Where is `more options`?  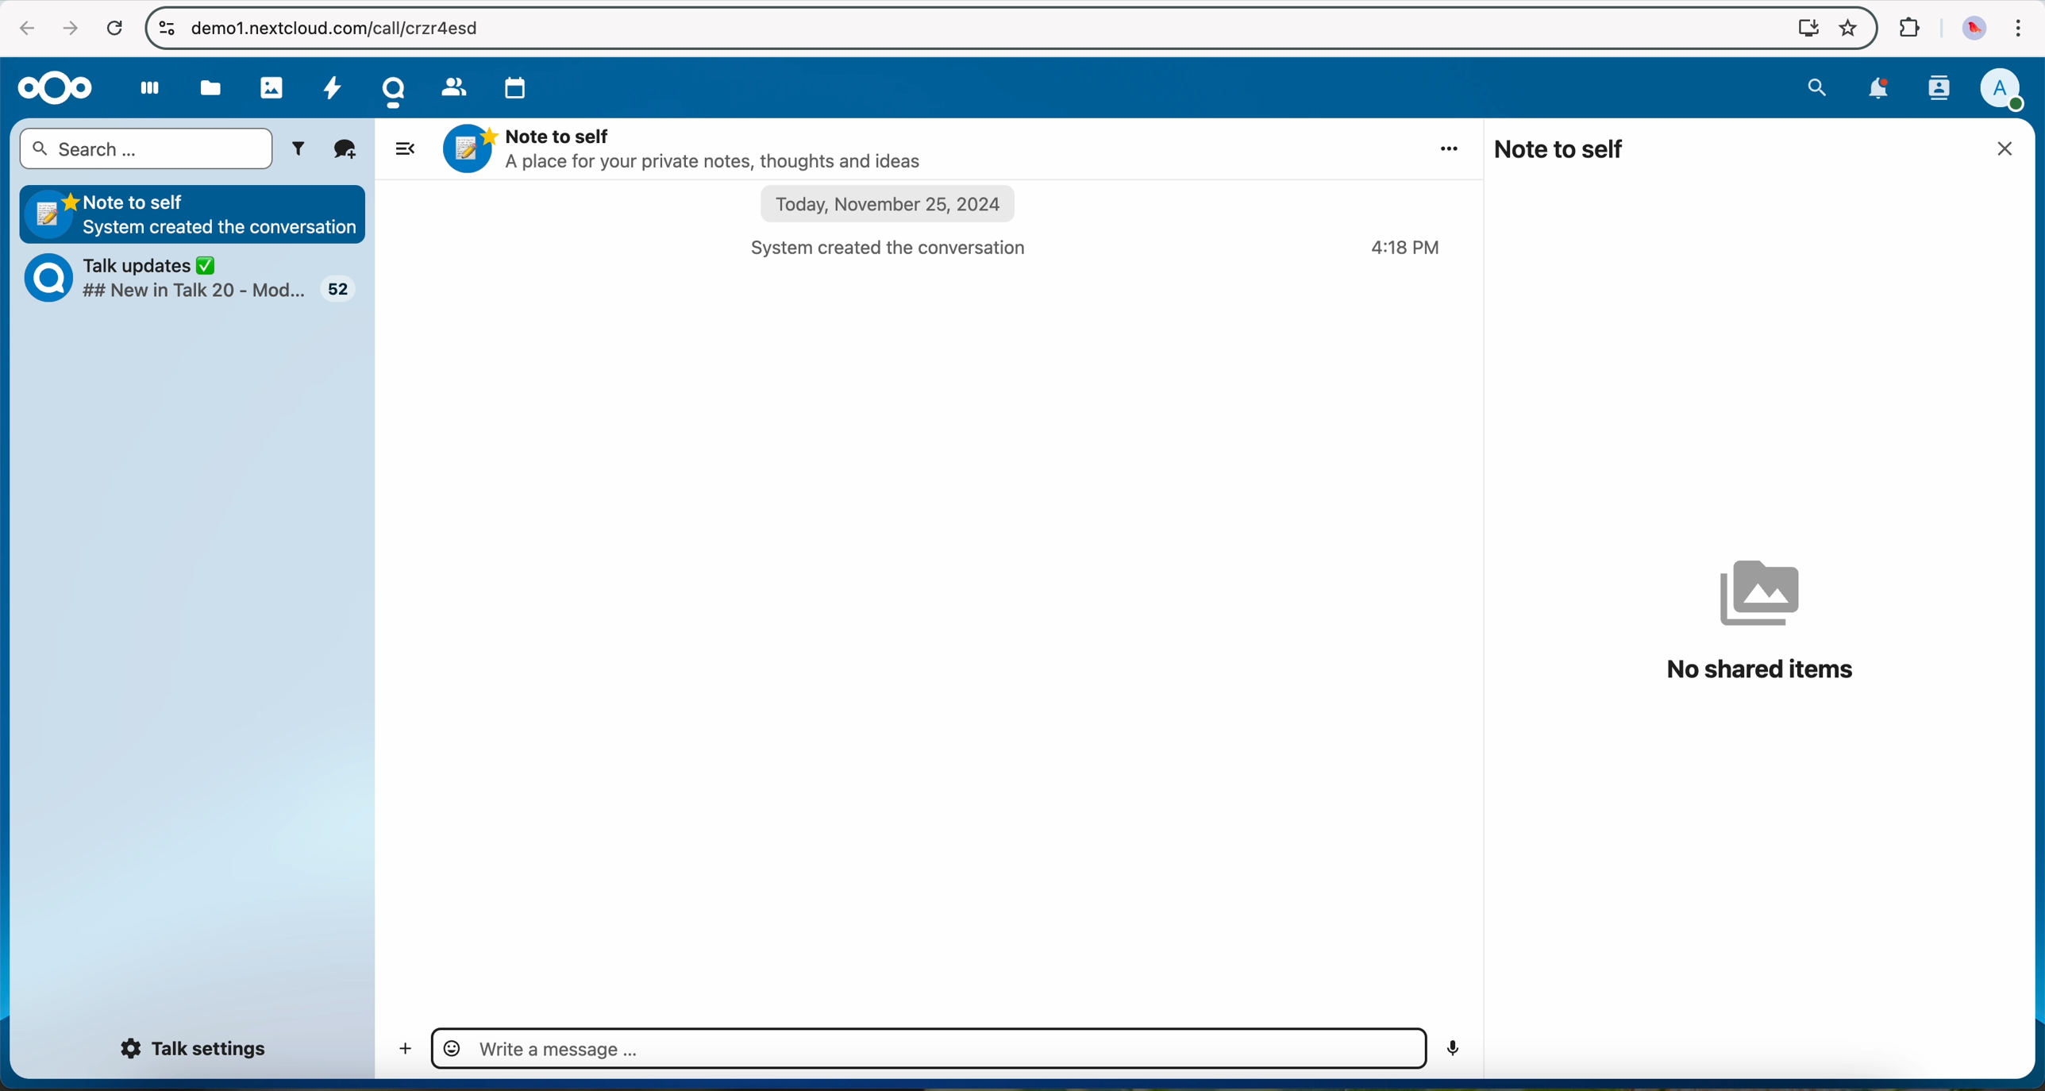 more options is located at coordinates (1452, 148).